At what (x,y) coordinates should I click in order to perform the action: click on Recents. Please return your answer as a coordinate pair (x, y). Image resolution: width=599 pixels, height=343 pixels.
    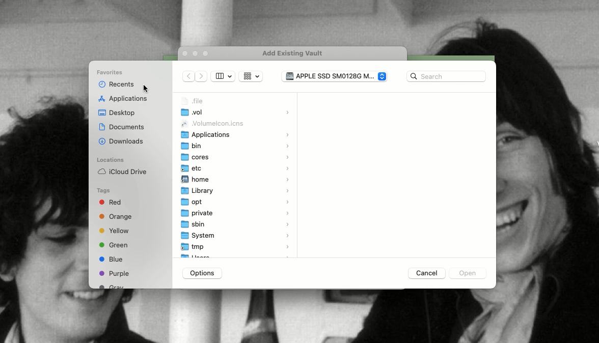
    Looking at the image, I should click on (115, 84).